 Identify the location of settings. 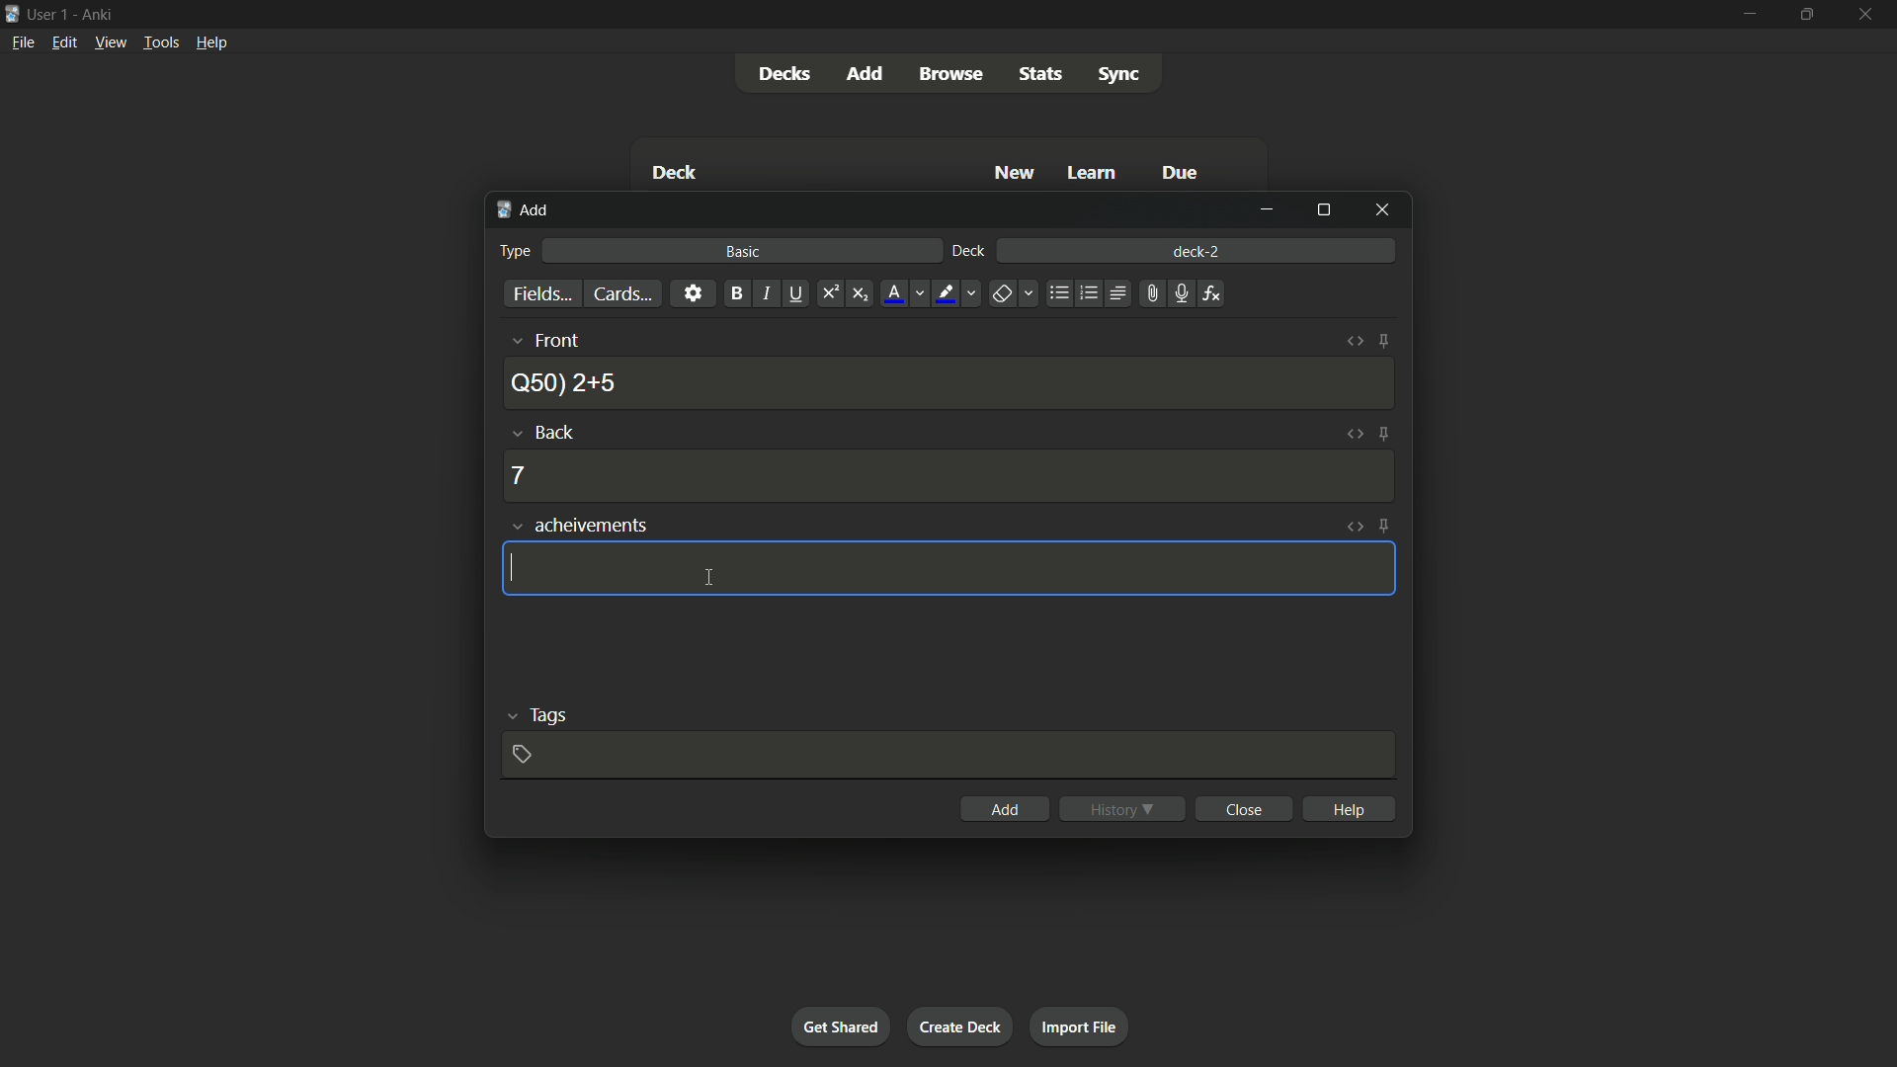
(695, 293).